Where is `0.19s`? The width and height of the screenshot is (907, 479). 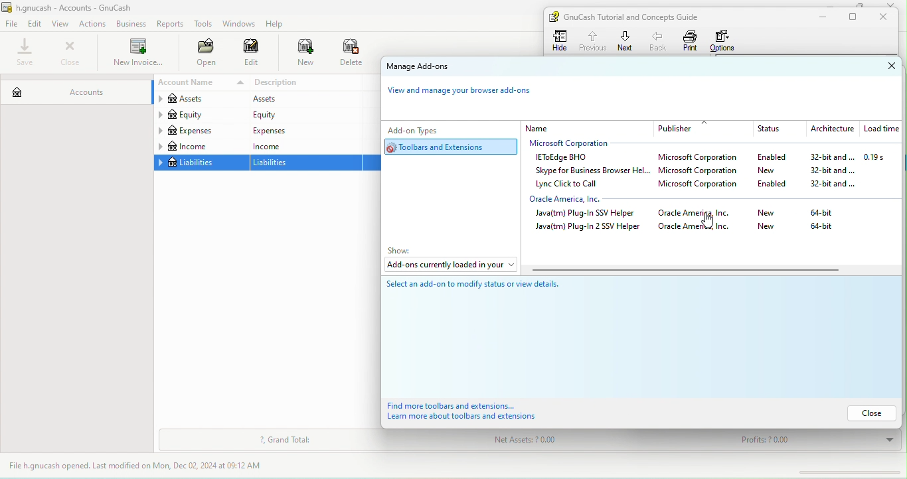 0.19s is located at coordinates (882, 157).